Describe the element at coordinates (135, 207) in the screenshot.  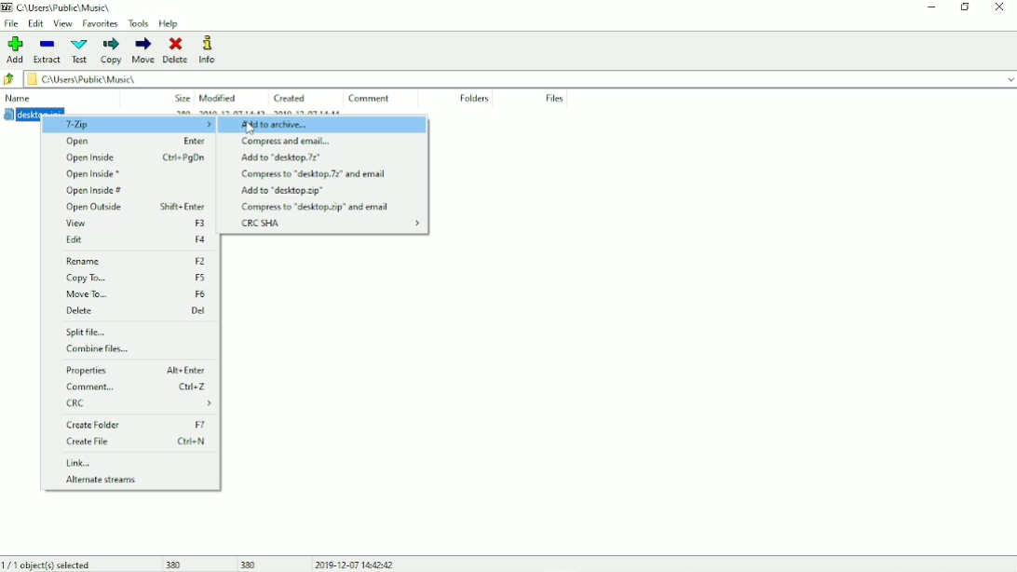
I see `Open Outside` at that location.